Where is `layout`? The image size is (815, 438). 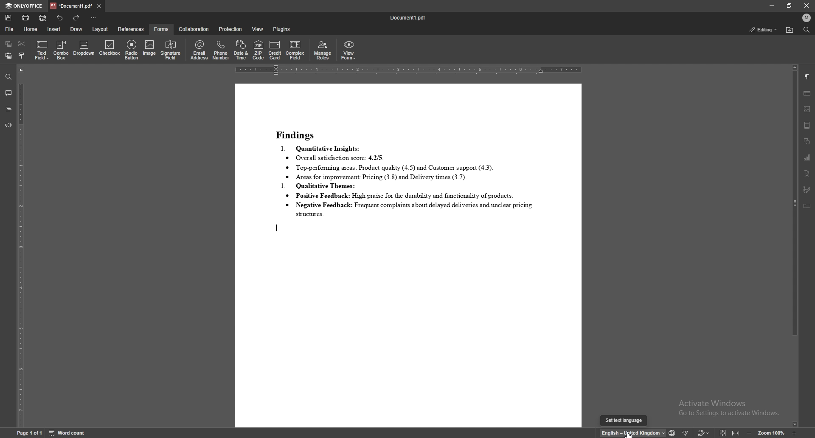
layout is located at coordinates (100, 29).